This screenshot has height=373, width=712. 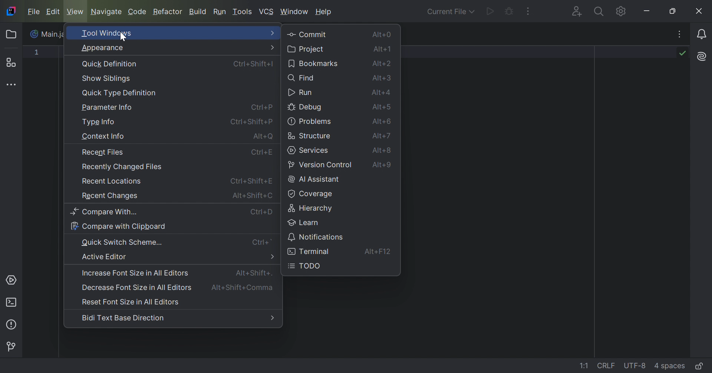 What do you see at coordinates (107, 33) in the screenshot?
I see `Tool Windows` at bounding box center [107, 33].